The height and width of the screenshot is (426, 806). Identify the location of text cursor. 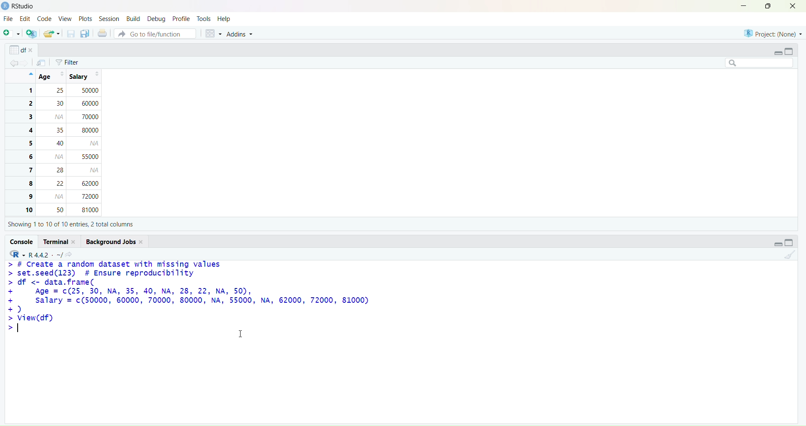
(18, 330).